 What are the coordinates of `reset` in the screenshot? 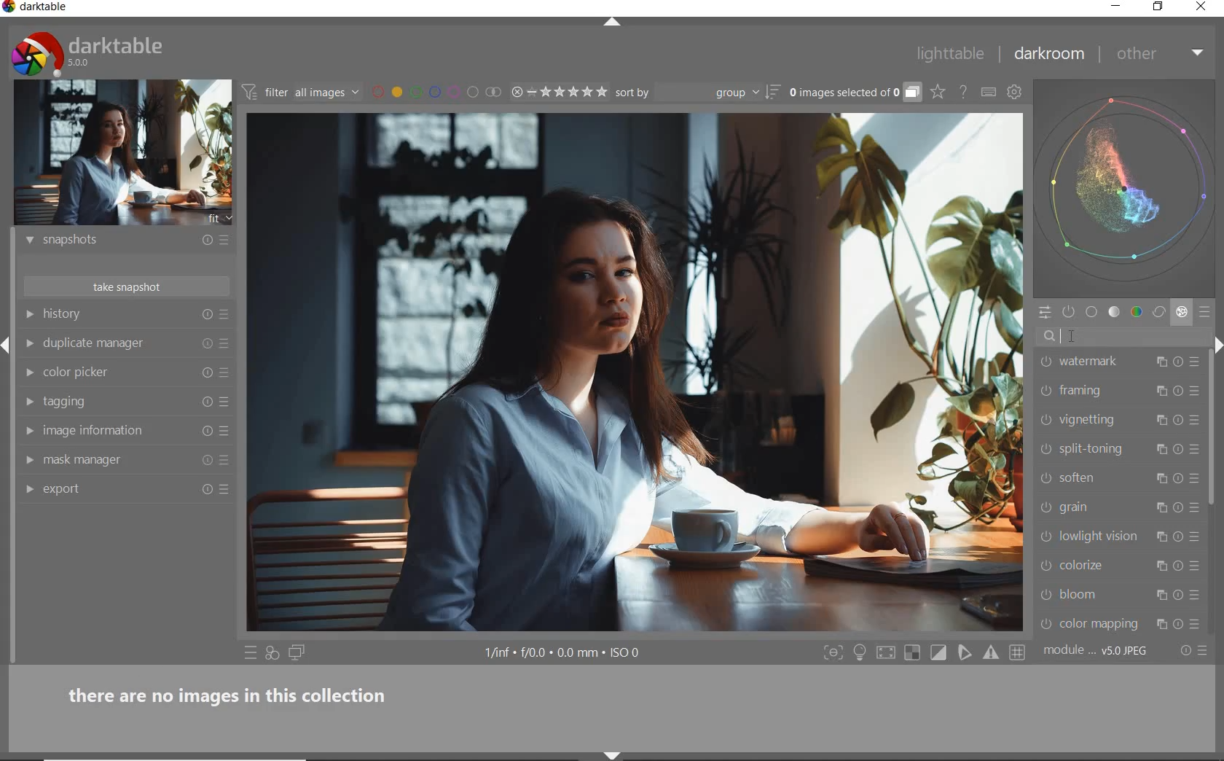 It's located at (206, 343).